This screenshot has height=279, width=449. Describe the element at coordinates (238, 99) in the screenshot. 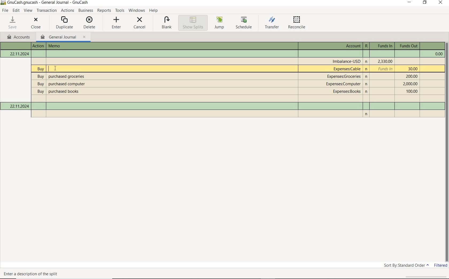

I see `Text` at that location.